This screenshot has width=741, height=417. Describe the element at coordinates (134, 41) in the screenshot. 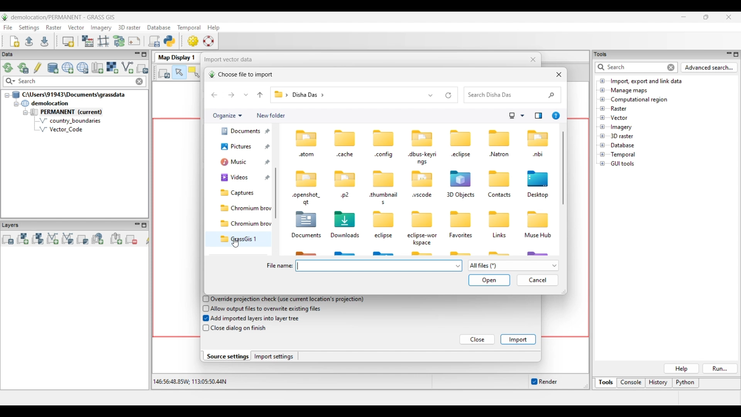

I see `Cartographic composer` at that location.